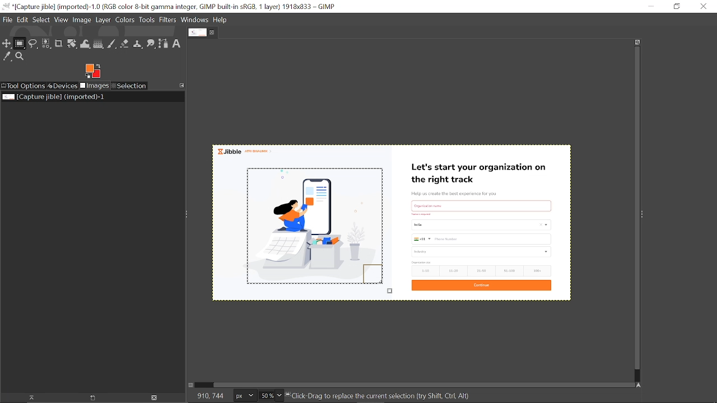 The height and width of the screenshot is (403, 717). I want to click on Restore down, so click(673, 7).